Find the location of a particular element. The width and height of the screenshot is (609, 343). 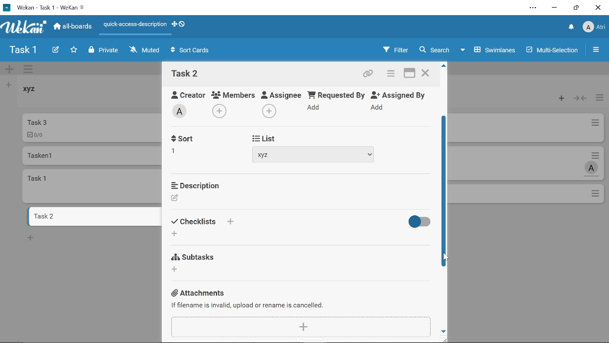

Card named "Tasken 1" is located at coordinates (91, 155).